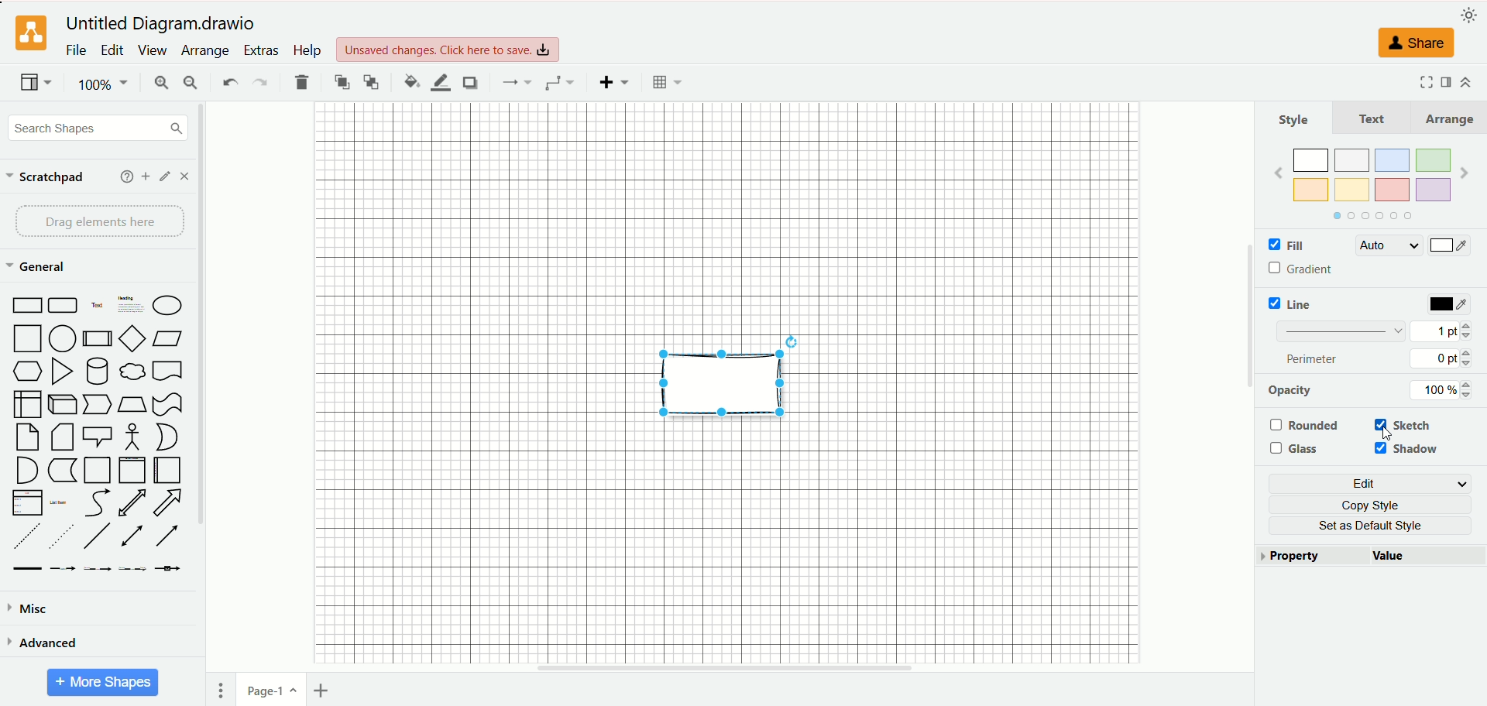  What do you see at coordinates (1294, 119) in the screenshot?
I see `style` at bounding box center [1294, 119].